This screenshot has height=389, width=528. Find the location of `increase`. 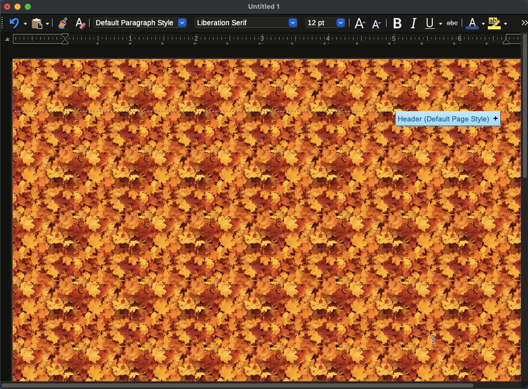

increase is located at coordinates (360, 23).